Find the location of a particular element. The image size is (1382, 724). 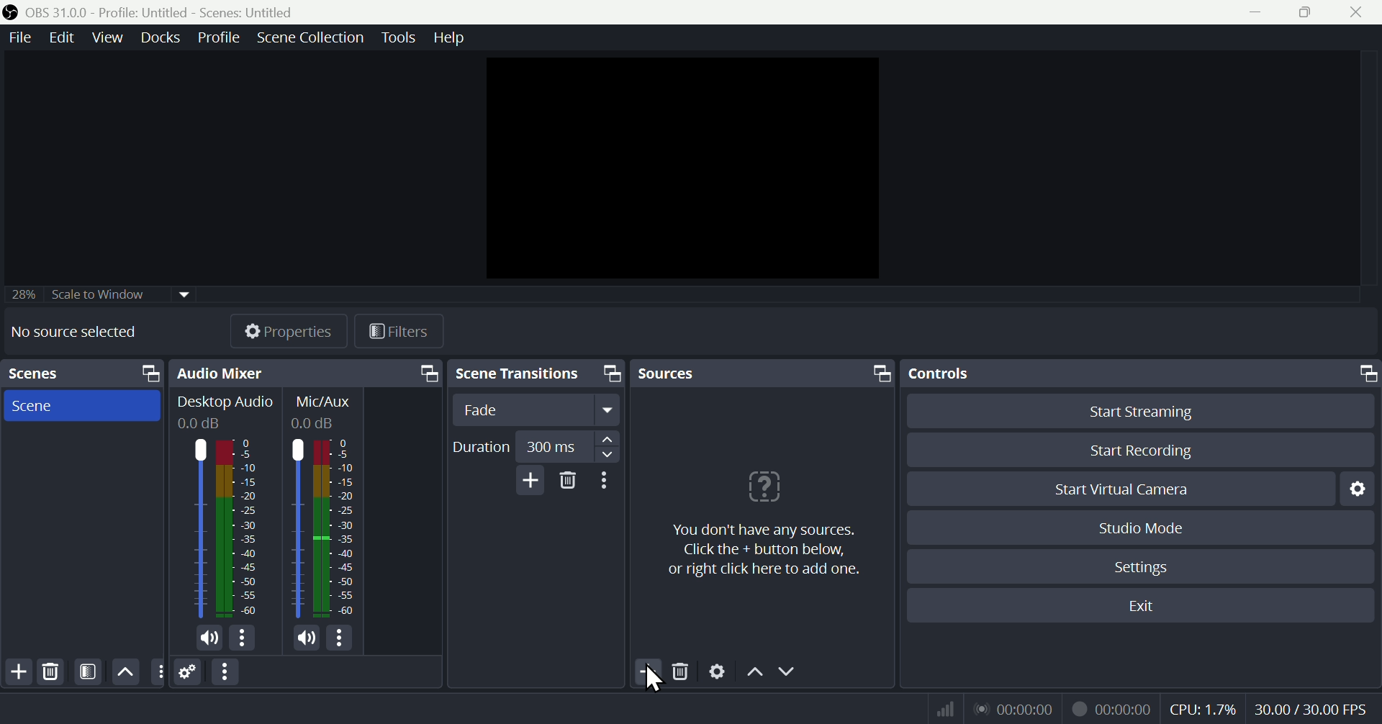

Up is located at coordinates (124, 671).